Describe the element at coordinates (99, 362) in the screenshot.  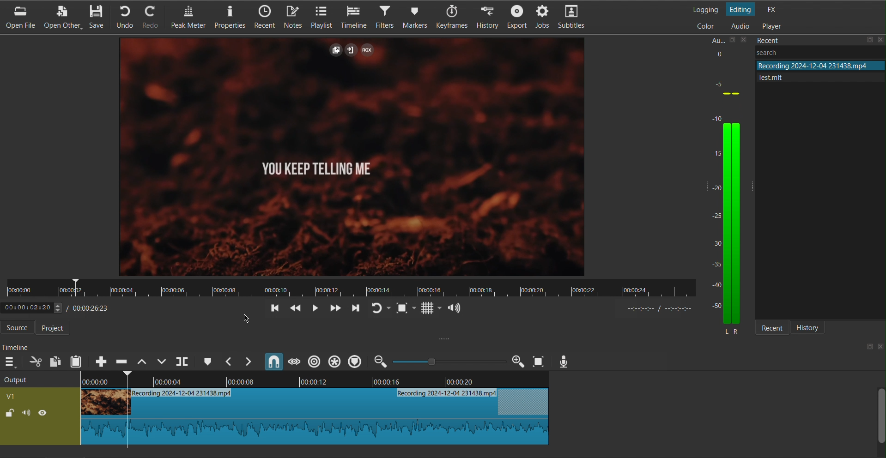
I see `Append` at that location.